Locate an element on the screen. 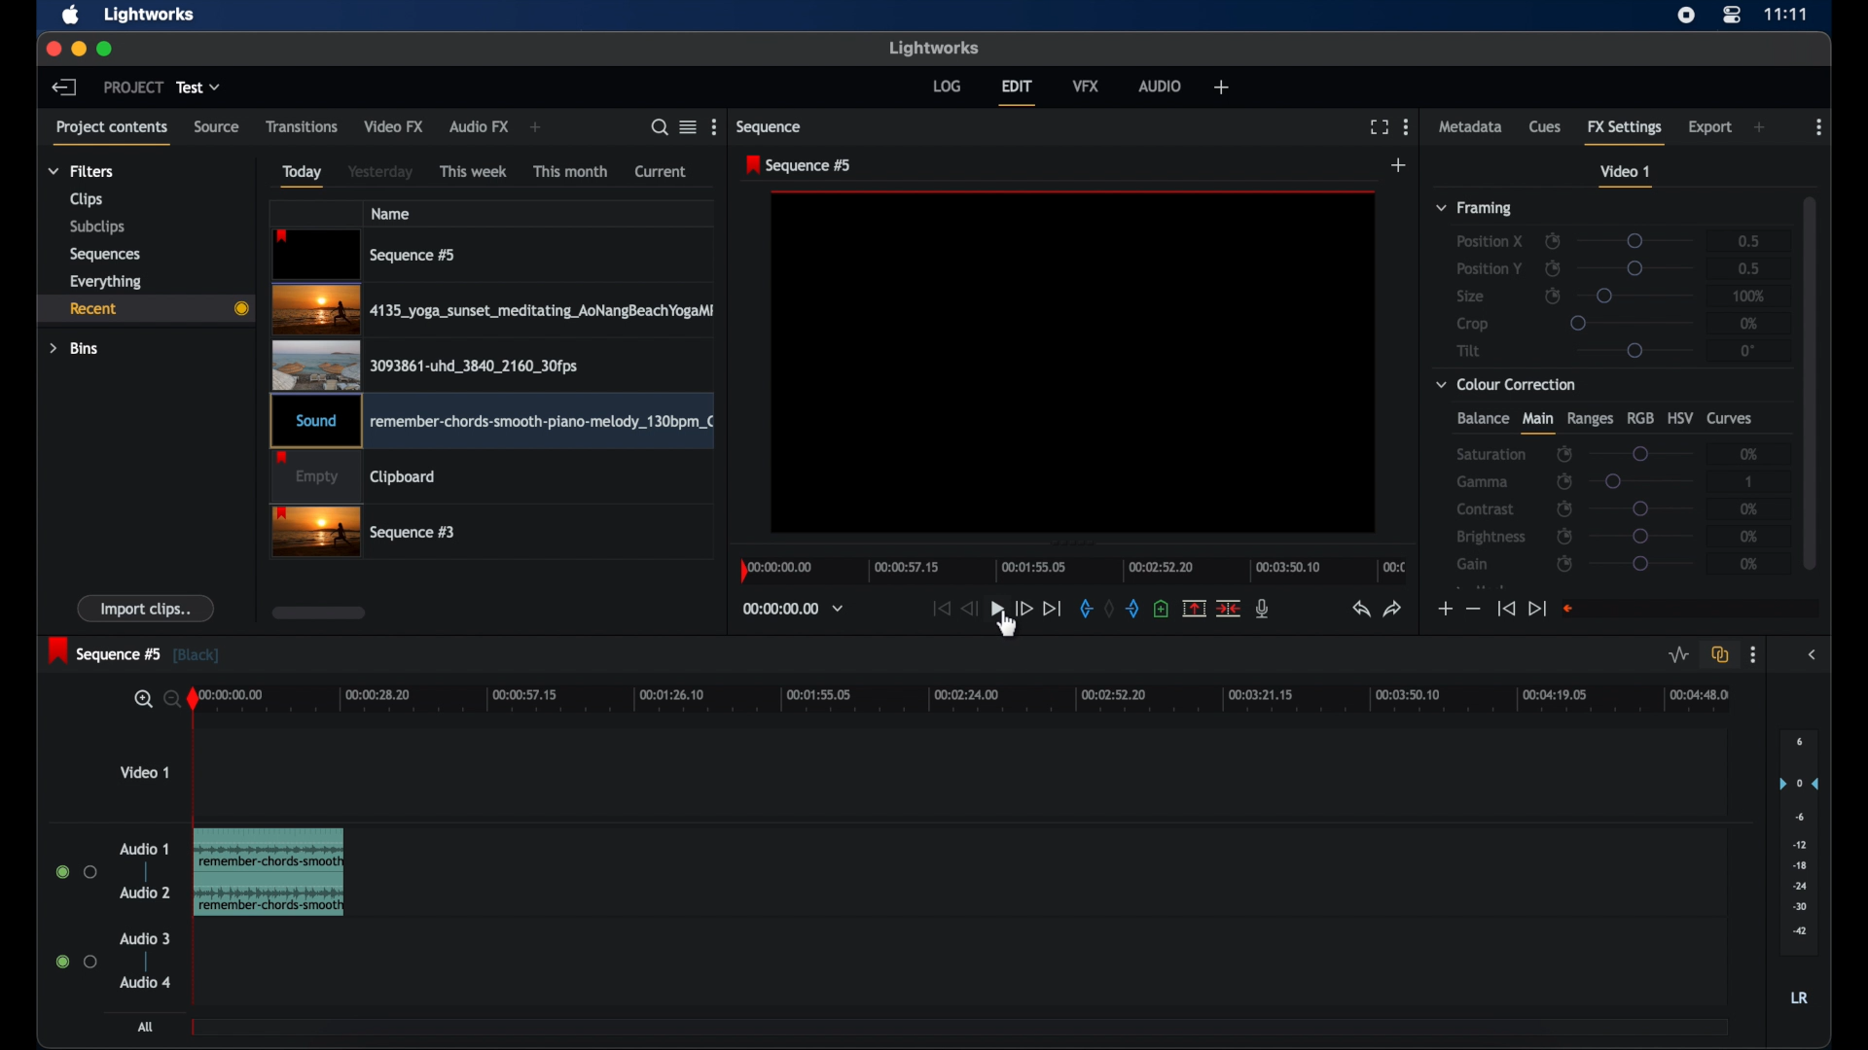  position y is located at coordinates (1489, 267).